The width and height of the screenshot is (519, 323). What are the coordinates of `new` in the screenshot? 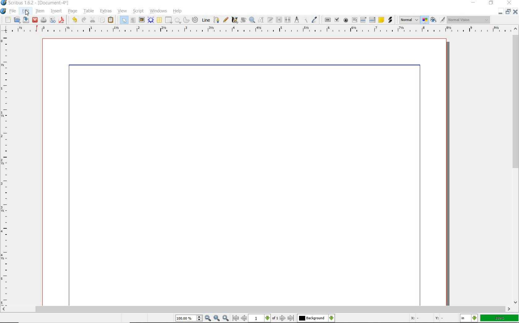 It's located at (6, 20).